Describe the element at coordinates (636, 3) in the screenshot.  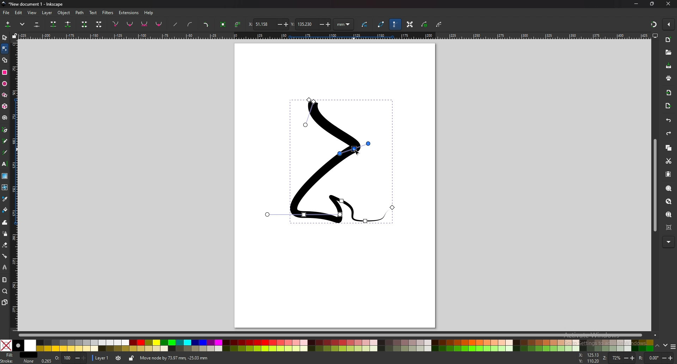
I see `minimize` at that location.